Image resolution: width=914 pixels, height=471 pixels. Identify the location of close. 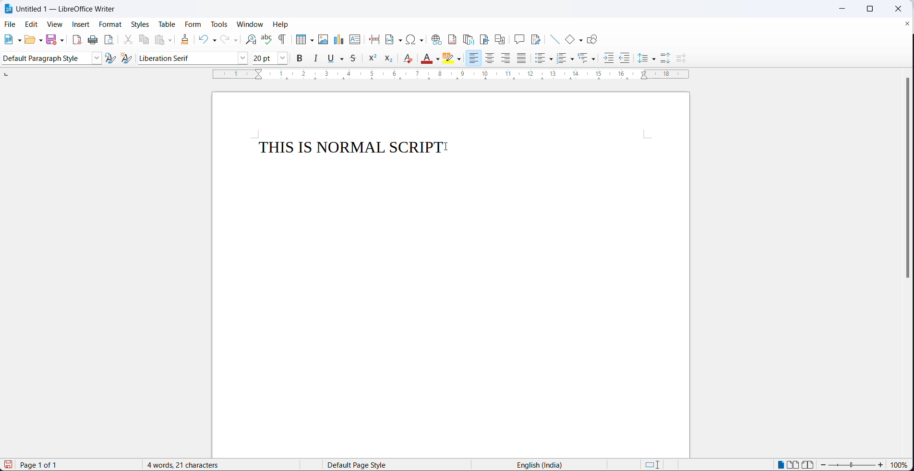
(898, 10).